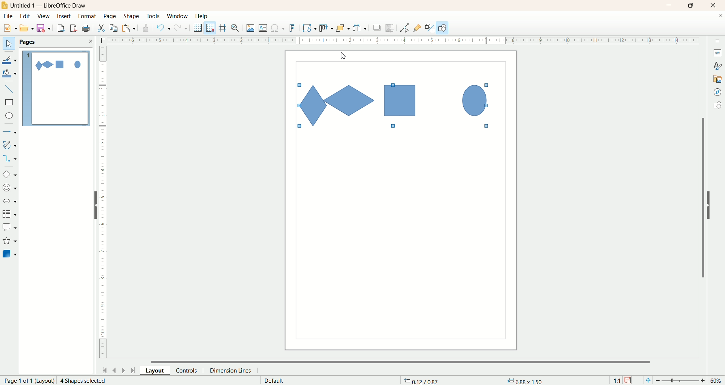 This screenshot has width=725, height=385. What do you see at coordinates (9, 174) in the screenshot?
I see `basic shape` at bounding box center [9, 174].